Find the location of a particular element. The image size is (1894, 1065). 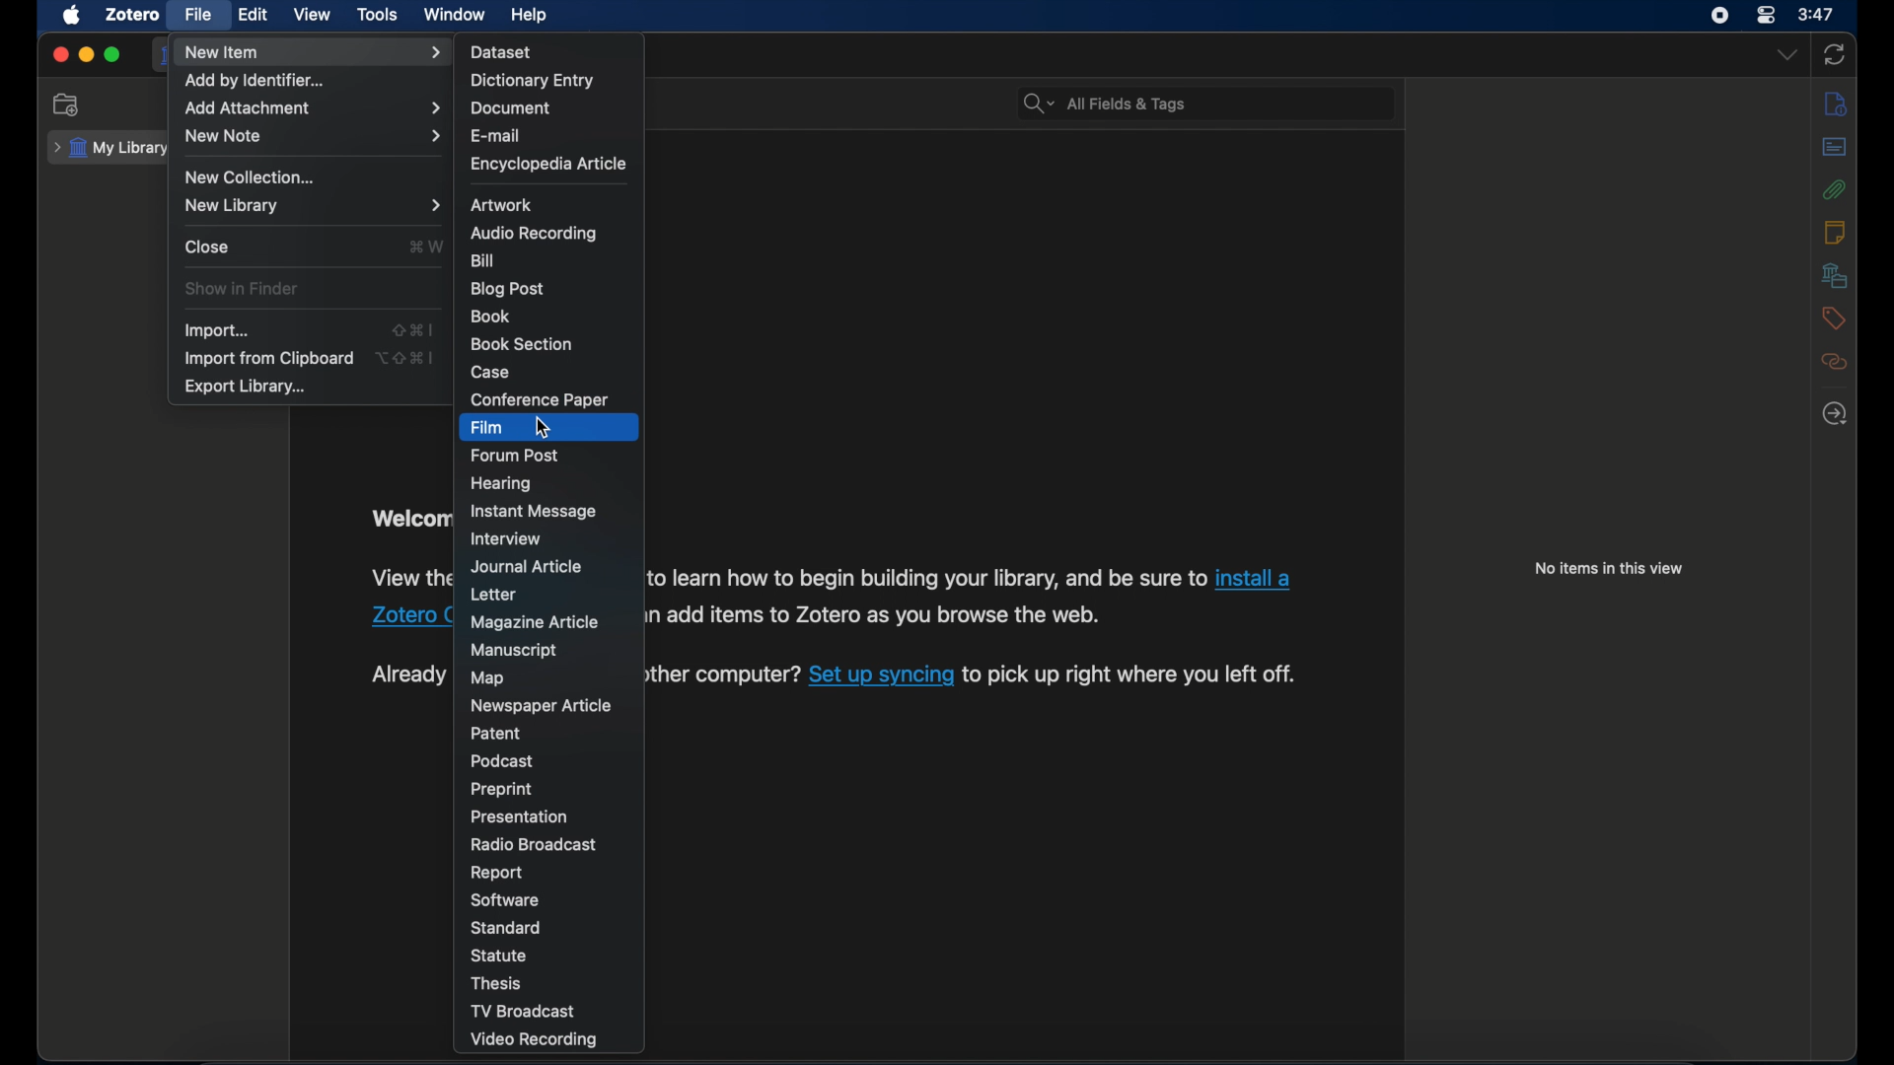

hearing is located at coordinates (503, 484).